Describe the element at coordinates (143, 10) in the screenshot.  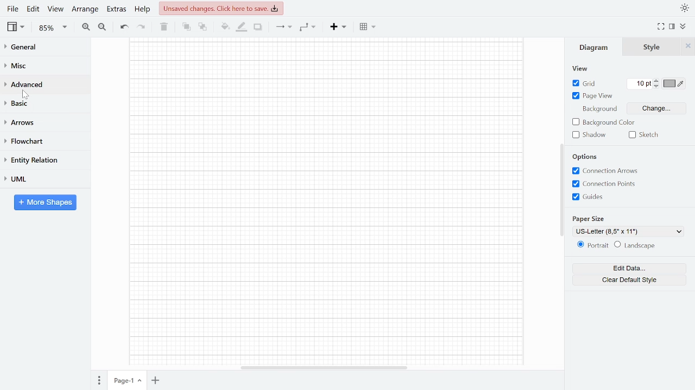
I see `Help` at that location.